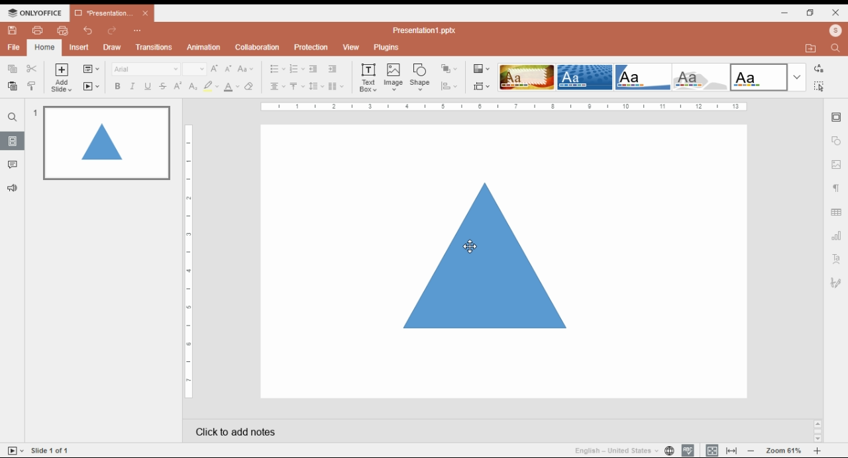 This screenshot has height=458, width=848. What do you see at coordinates (278, 85) in the screenshot?
I see `horizontal alignments` at bounding box center [278, 85].